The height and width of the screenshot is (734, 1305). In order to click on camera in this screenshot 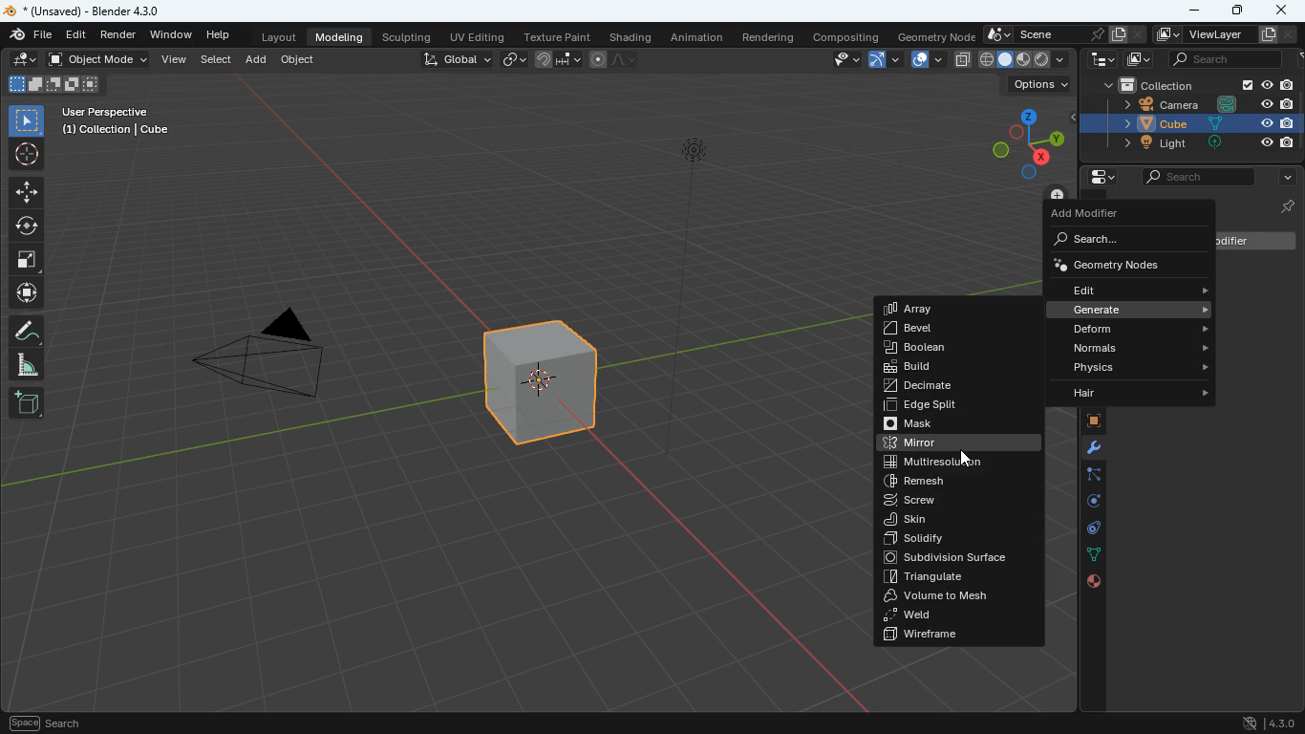, I will do `click(1195, 104)`.